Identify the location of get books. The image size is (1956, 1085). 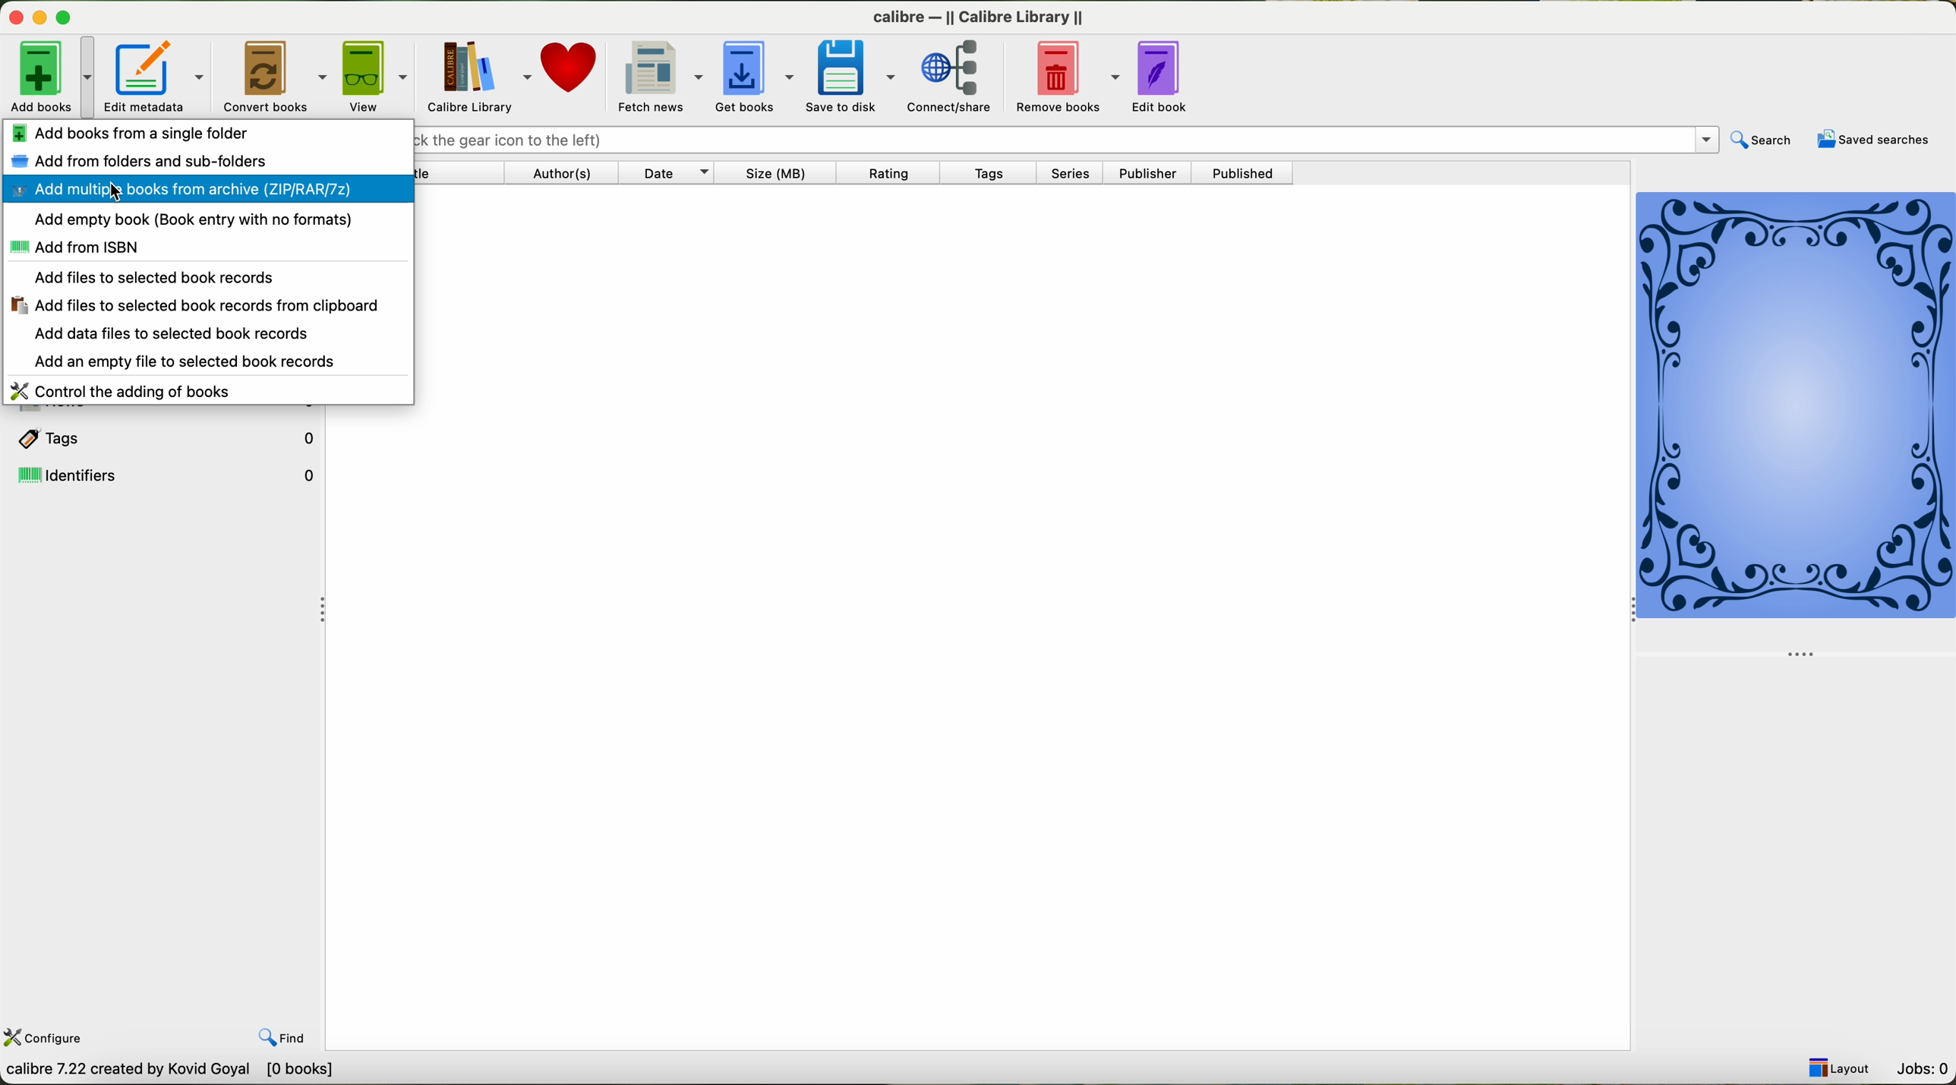
(753, 77).